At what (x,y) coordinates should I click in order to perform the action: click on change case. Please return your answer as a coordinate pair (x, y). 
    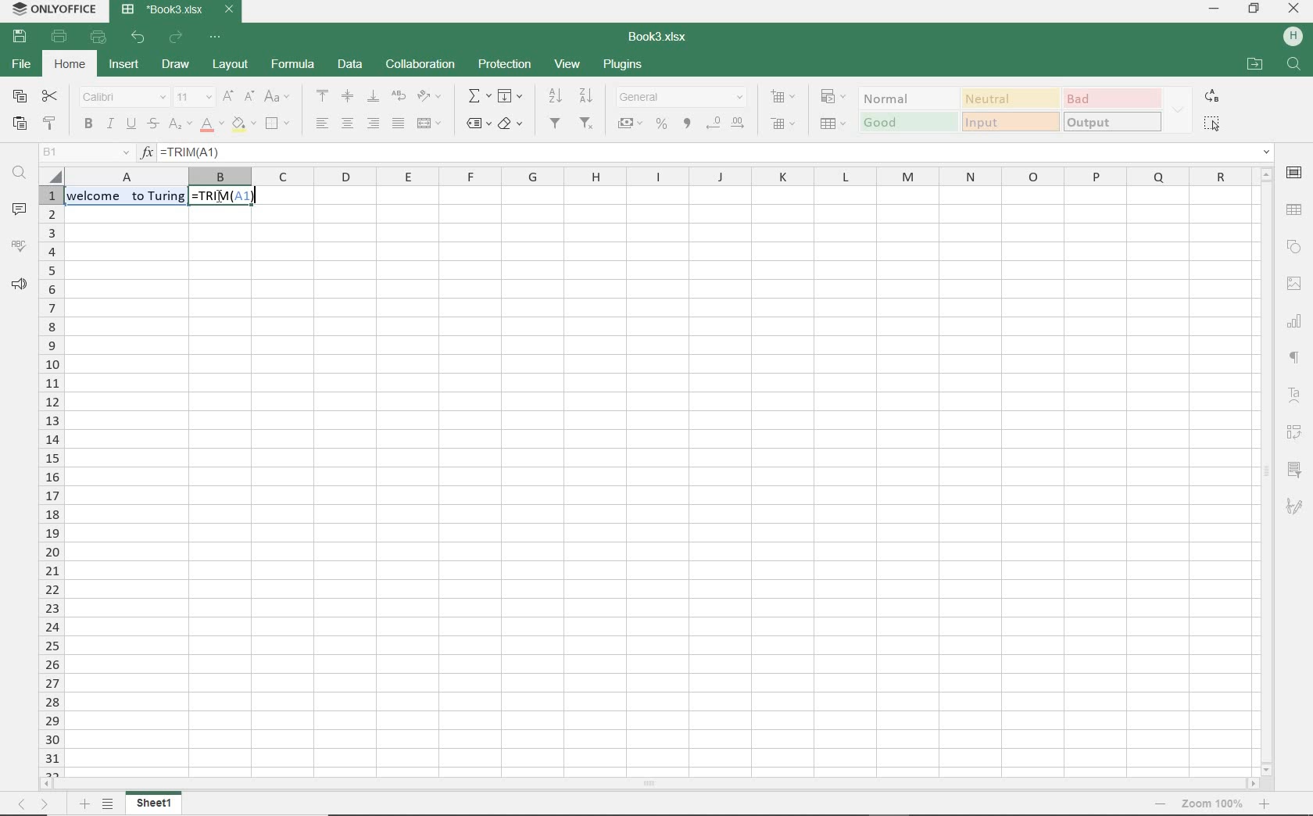
    Looking at the image, I should click on (277, 98).